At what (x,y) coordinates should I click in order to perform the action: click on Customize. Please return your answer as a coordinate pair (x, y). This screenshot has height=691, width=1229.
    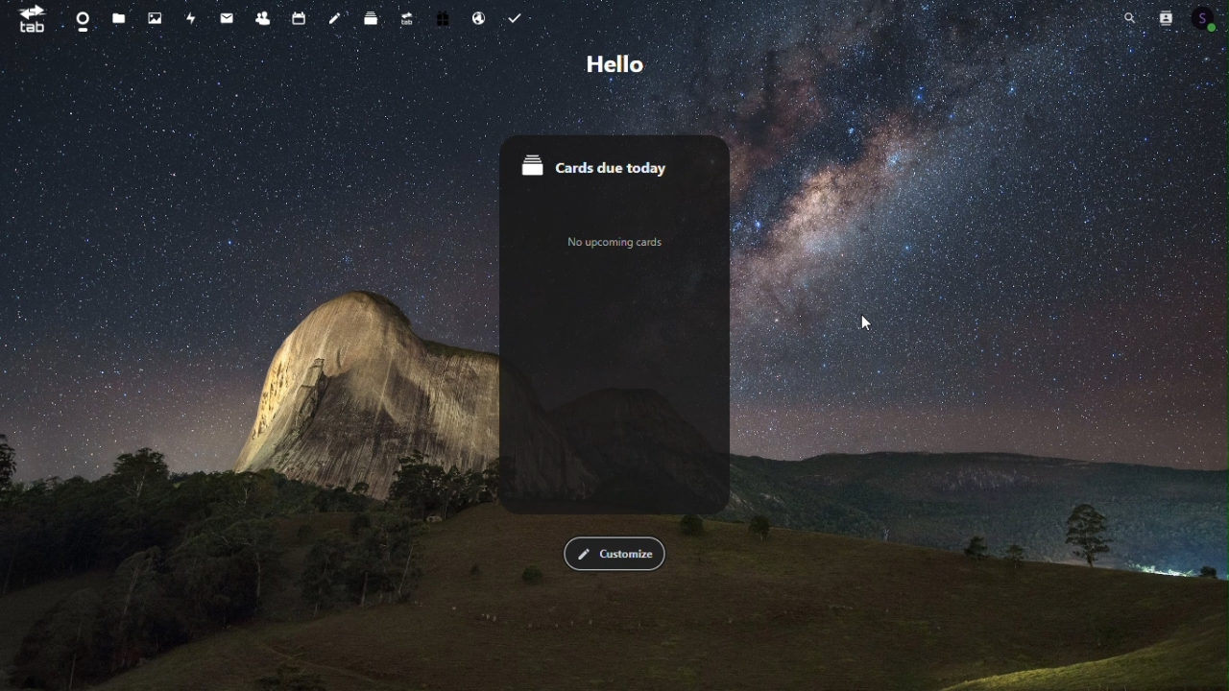
    Looking at the image, I should click on (612, 554).